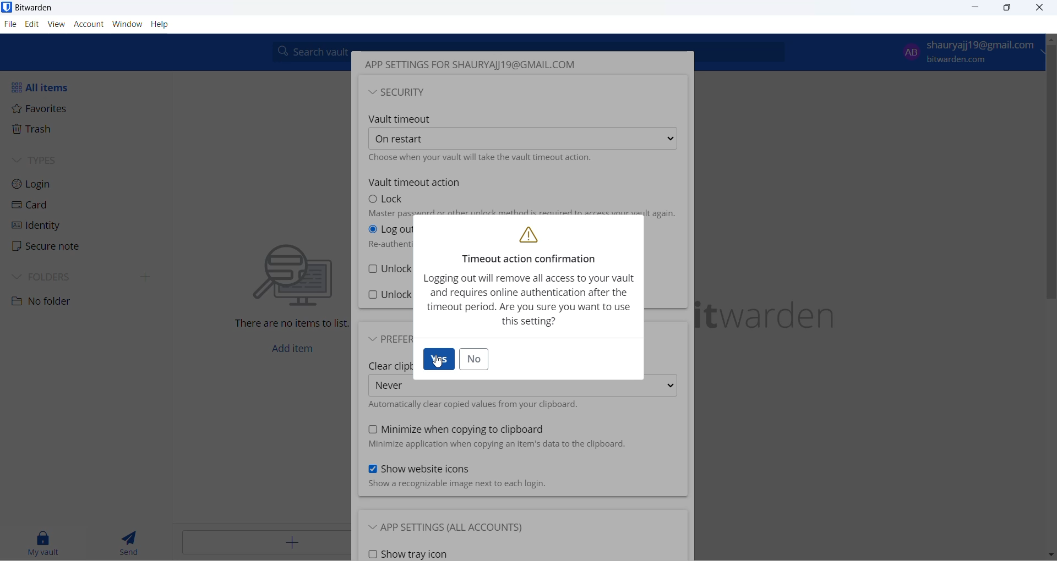  Describe the element at coordinates (308, 52) in the screenshot. I see `search box` at that location.